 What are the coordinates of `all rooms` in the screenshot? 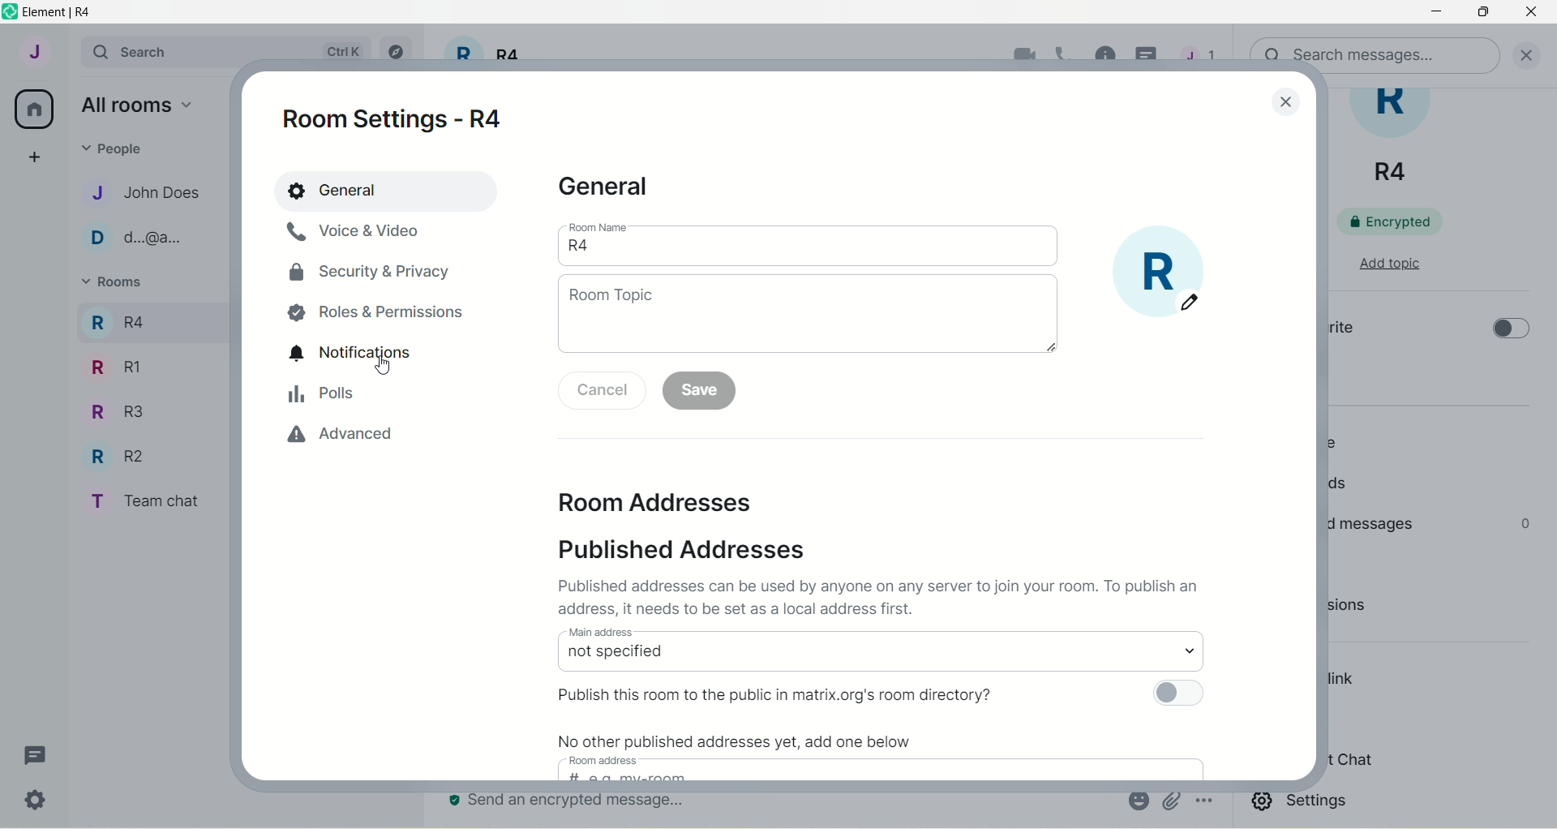 It's located at (35, 110).